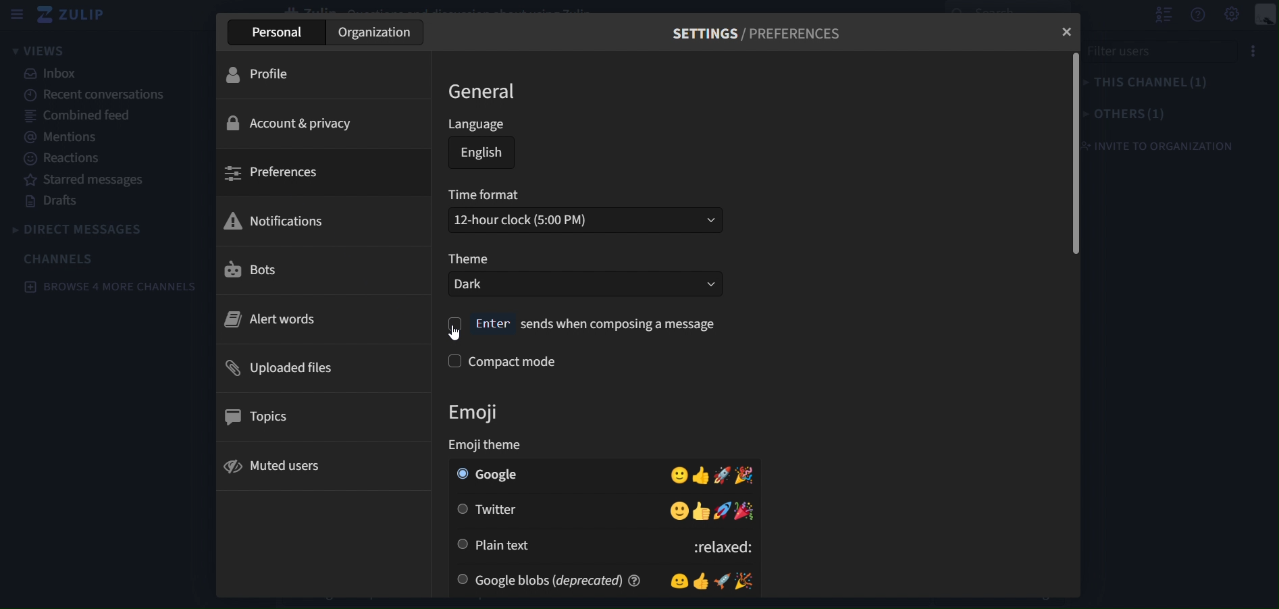  I want to click on Emojis, so click(712, 511).